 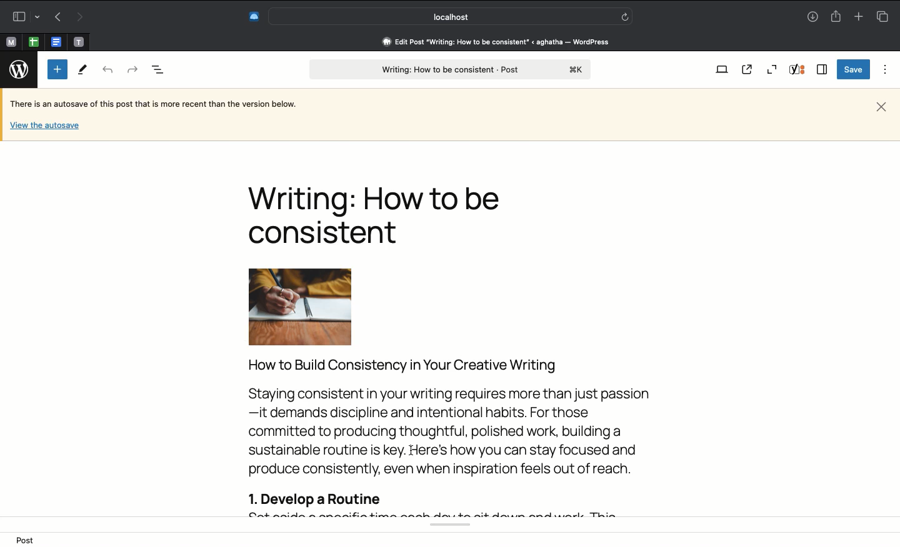 What do you see at coordinates (881, 106) in the screenshot?
I see `Close` at bounding box center [881, 106].